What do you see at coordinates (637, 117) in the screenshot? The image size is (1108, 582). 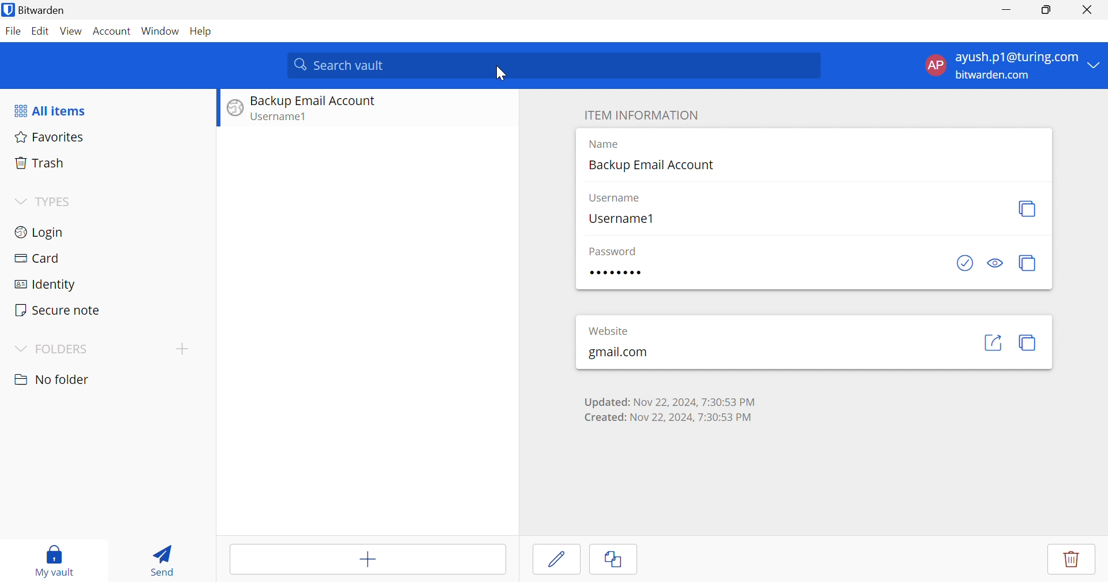 I see `ITEM INFORMATION` at bounding box center [637, 117].